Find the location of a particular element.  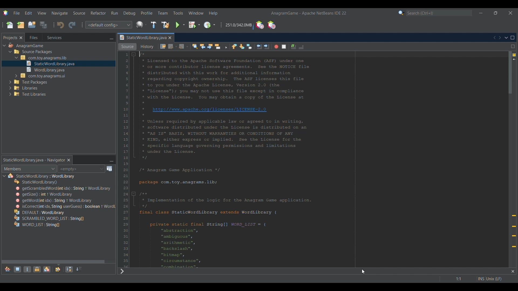

Refactor menu is located at coordinates (98, 13).